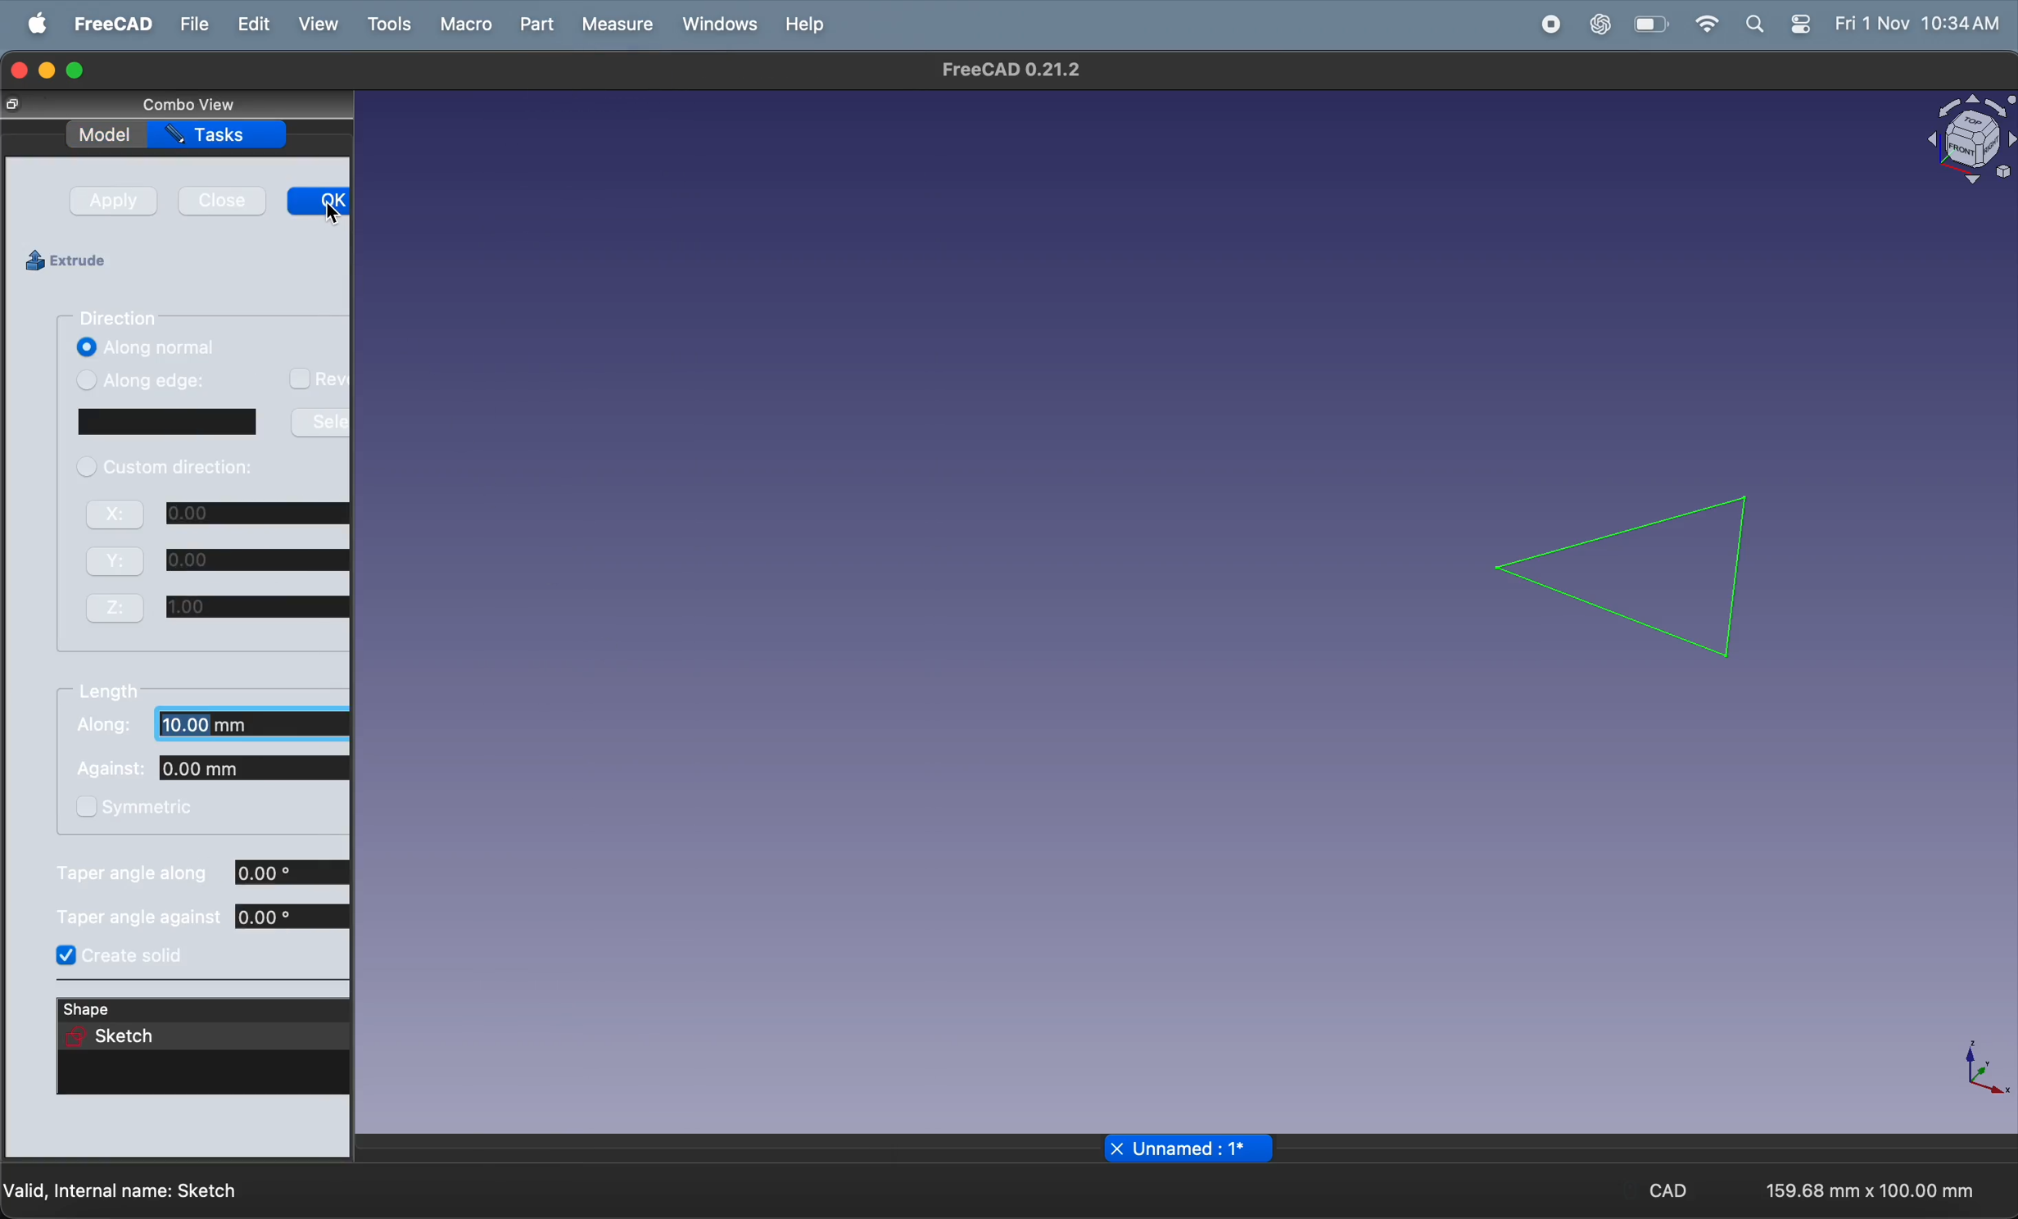  I want to click on Unnamed: 1*, so click(1192, 1150).